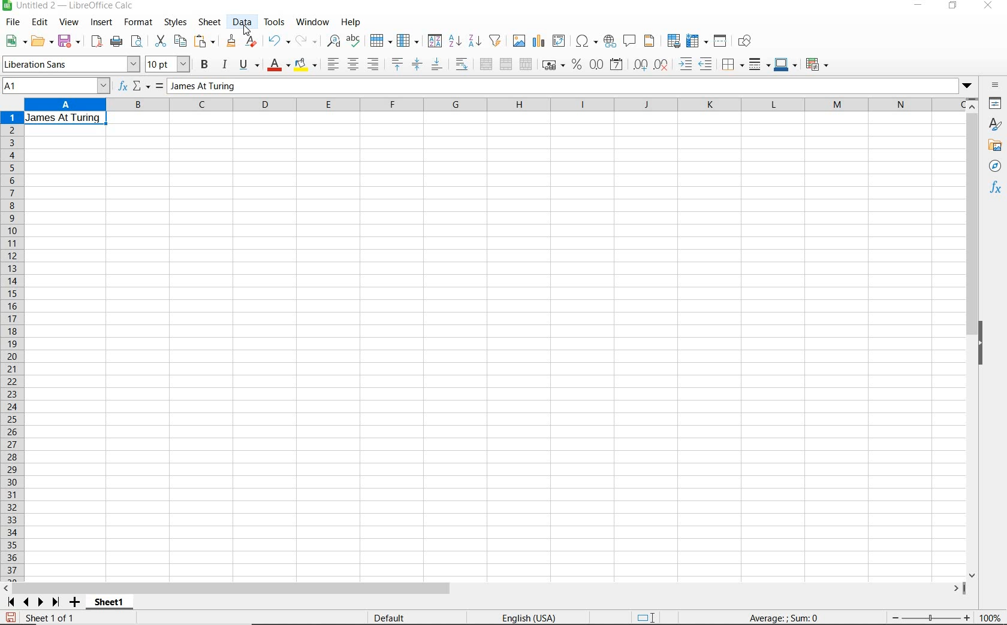  I want to click on split window, so click(721, 41).